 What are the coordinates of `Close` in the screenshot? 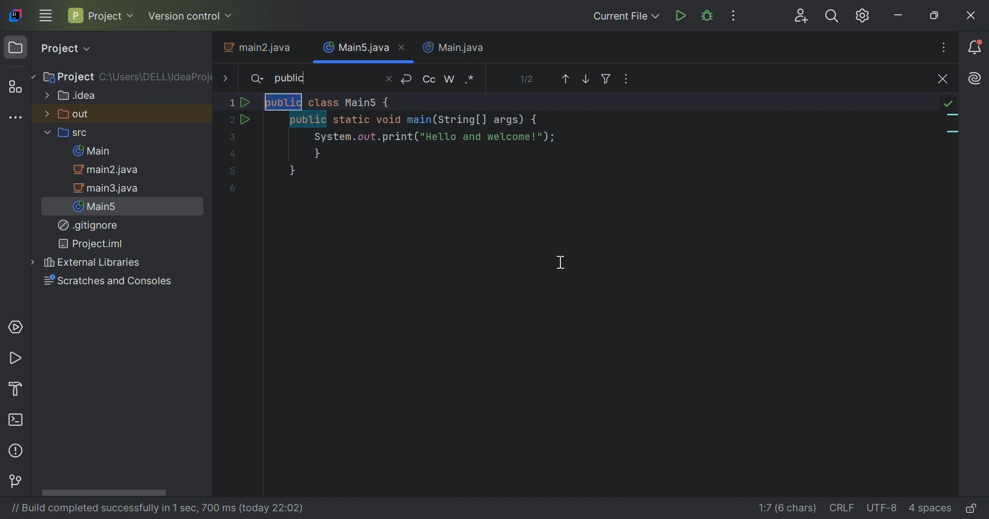 It's located at (403, 47).